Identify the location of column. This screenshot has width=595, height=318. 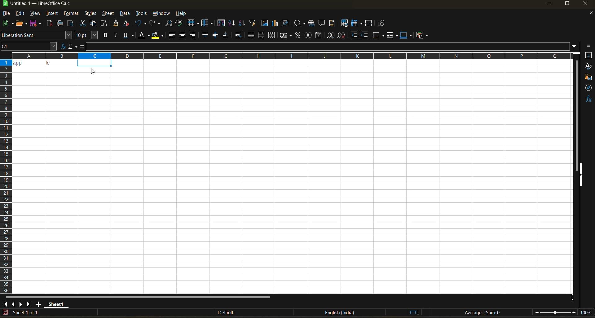
(208, 24).